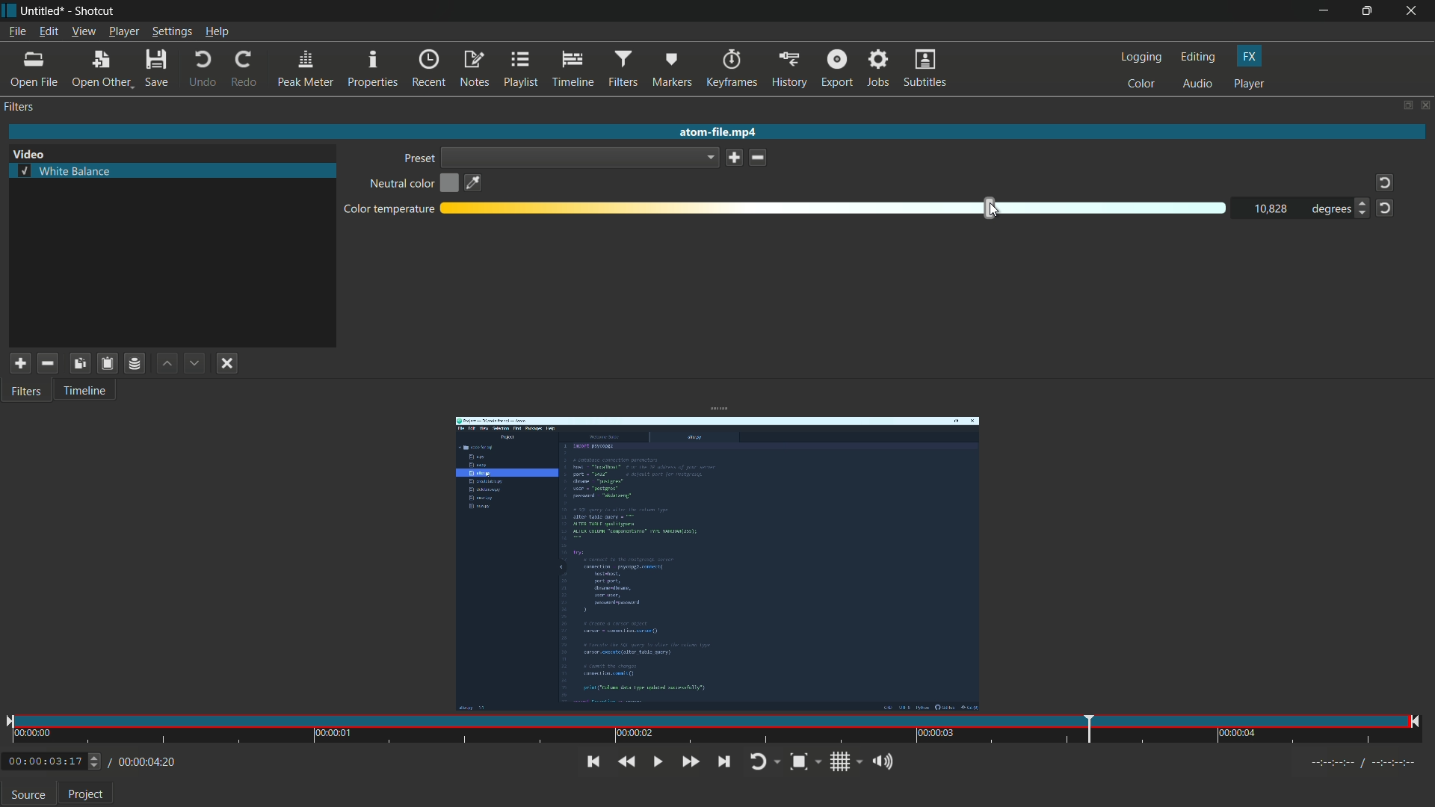 This screenshot has width=1435, height=807. What do you see at coordinates (1250, 84) in the screenshot?
I see `player` at bounding box center [1250, 84].